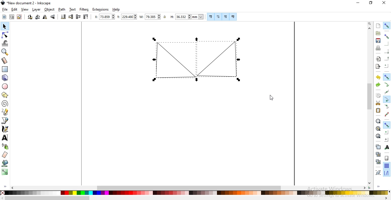  What do you see at coordinates (387, 99) in the screenshot?
I see `snap cusp nodes incl rectangle corners` at bounding box center [387, 99].